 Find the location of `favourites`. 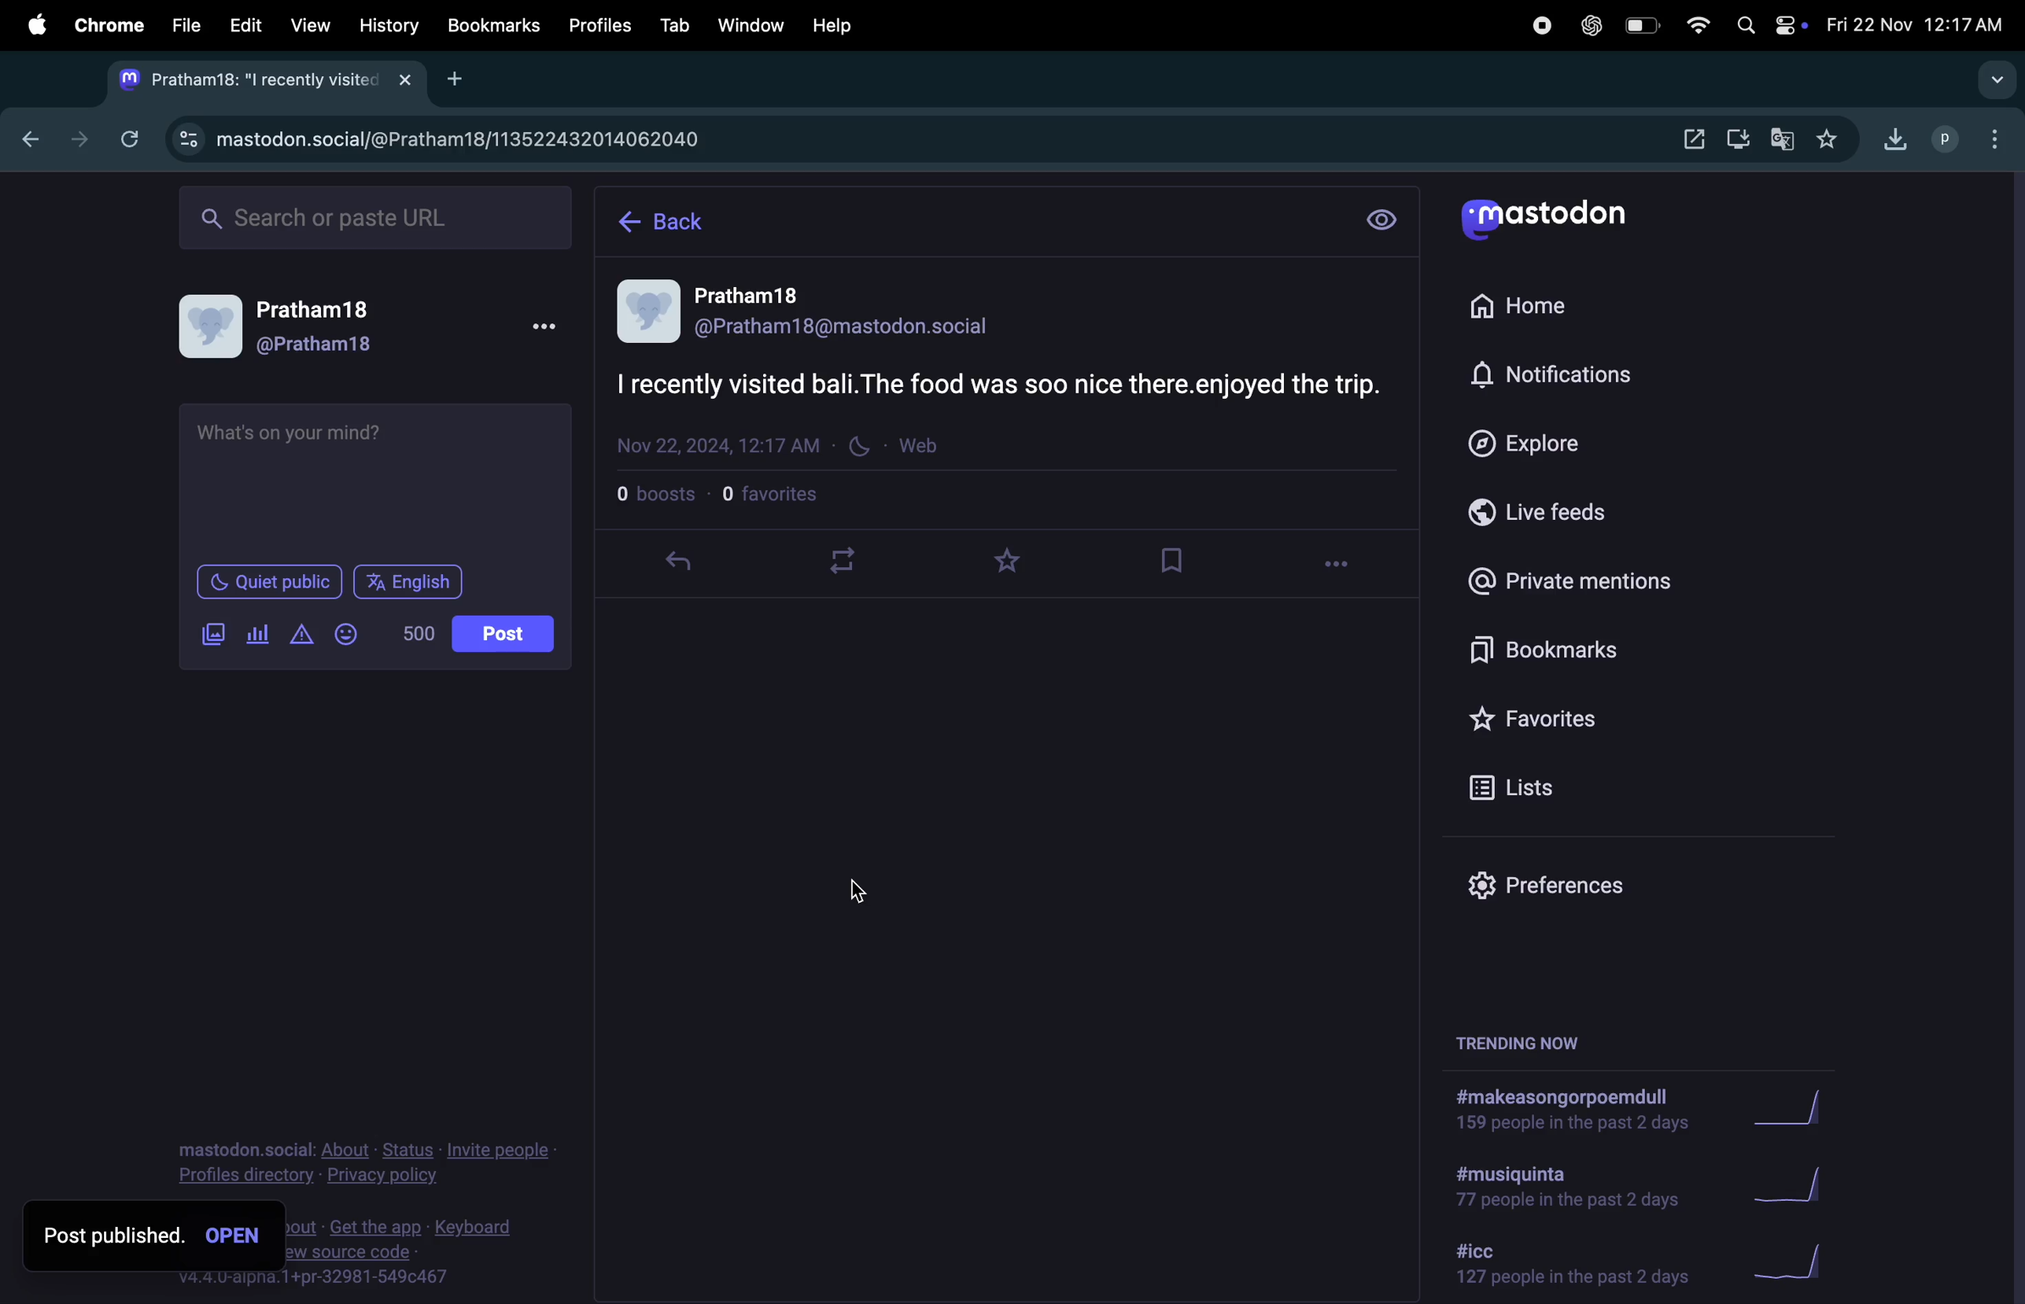

favourites is located at coordinates (1020, 559).